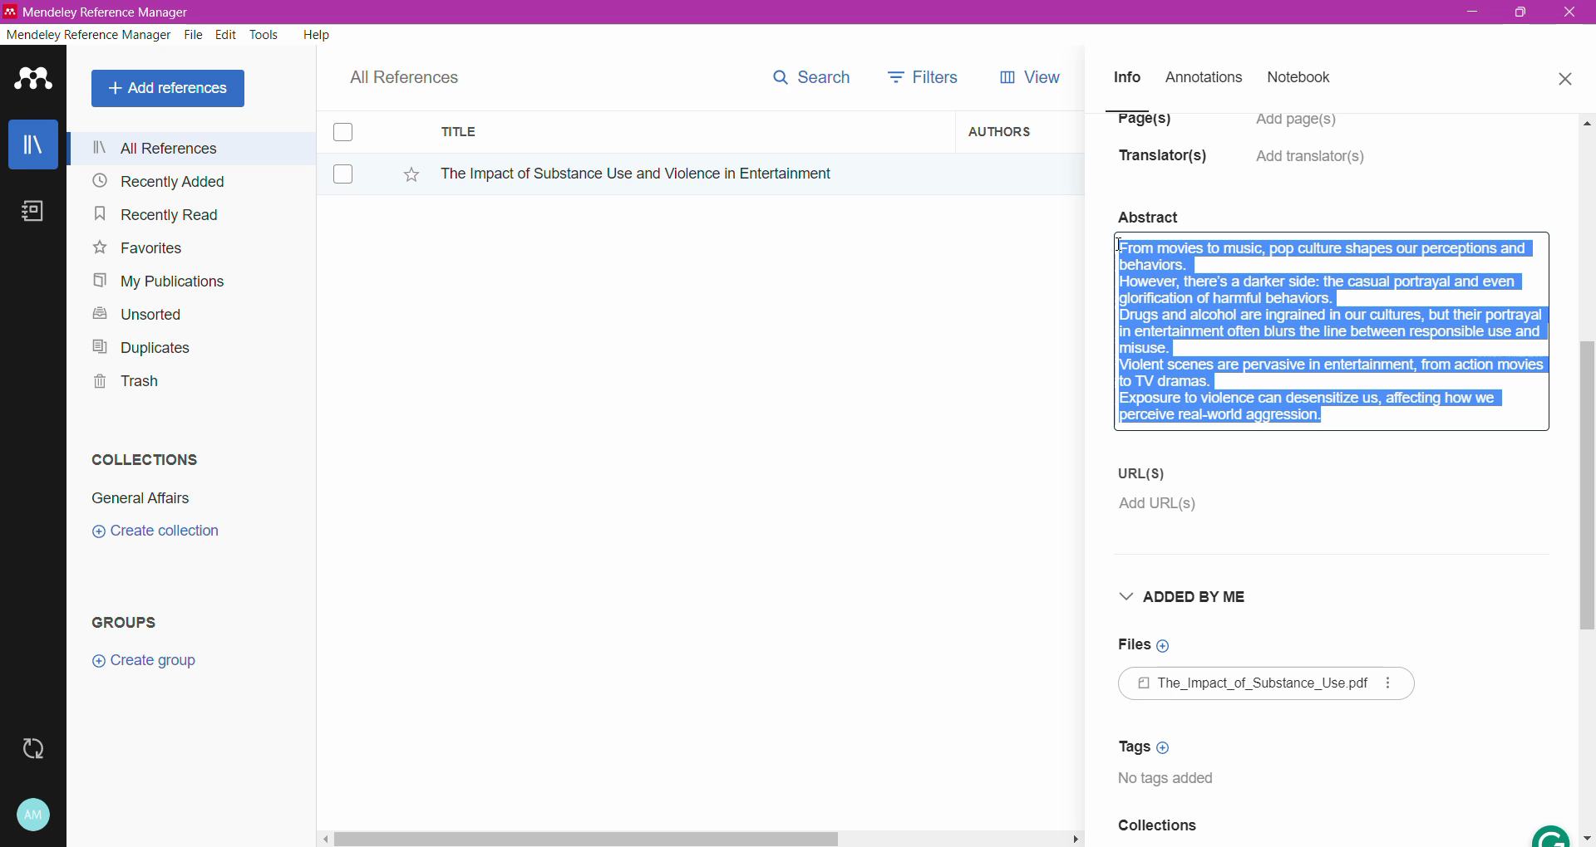  Describe the element at coordinates (315, 34) in the screenshot. I see `Help` at that location.